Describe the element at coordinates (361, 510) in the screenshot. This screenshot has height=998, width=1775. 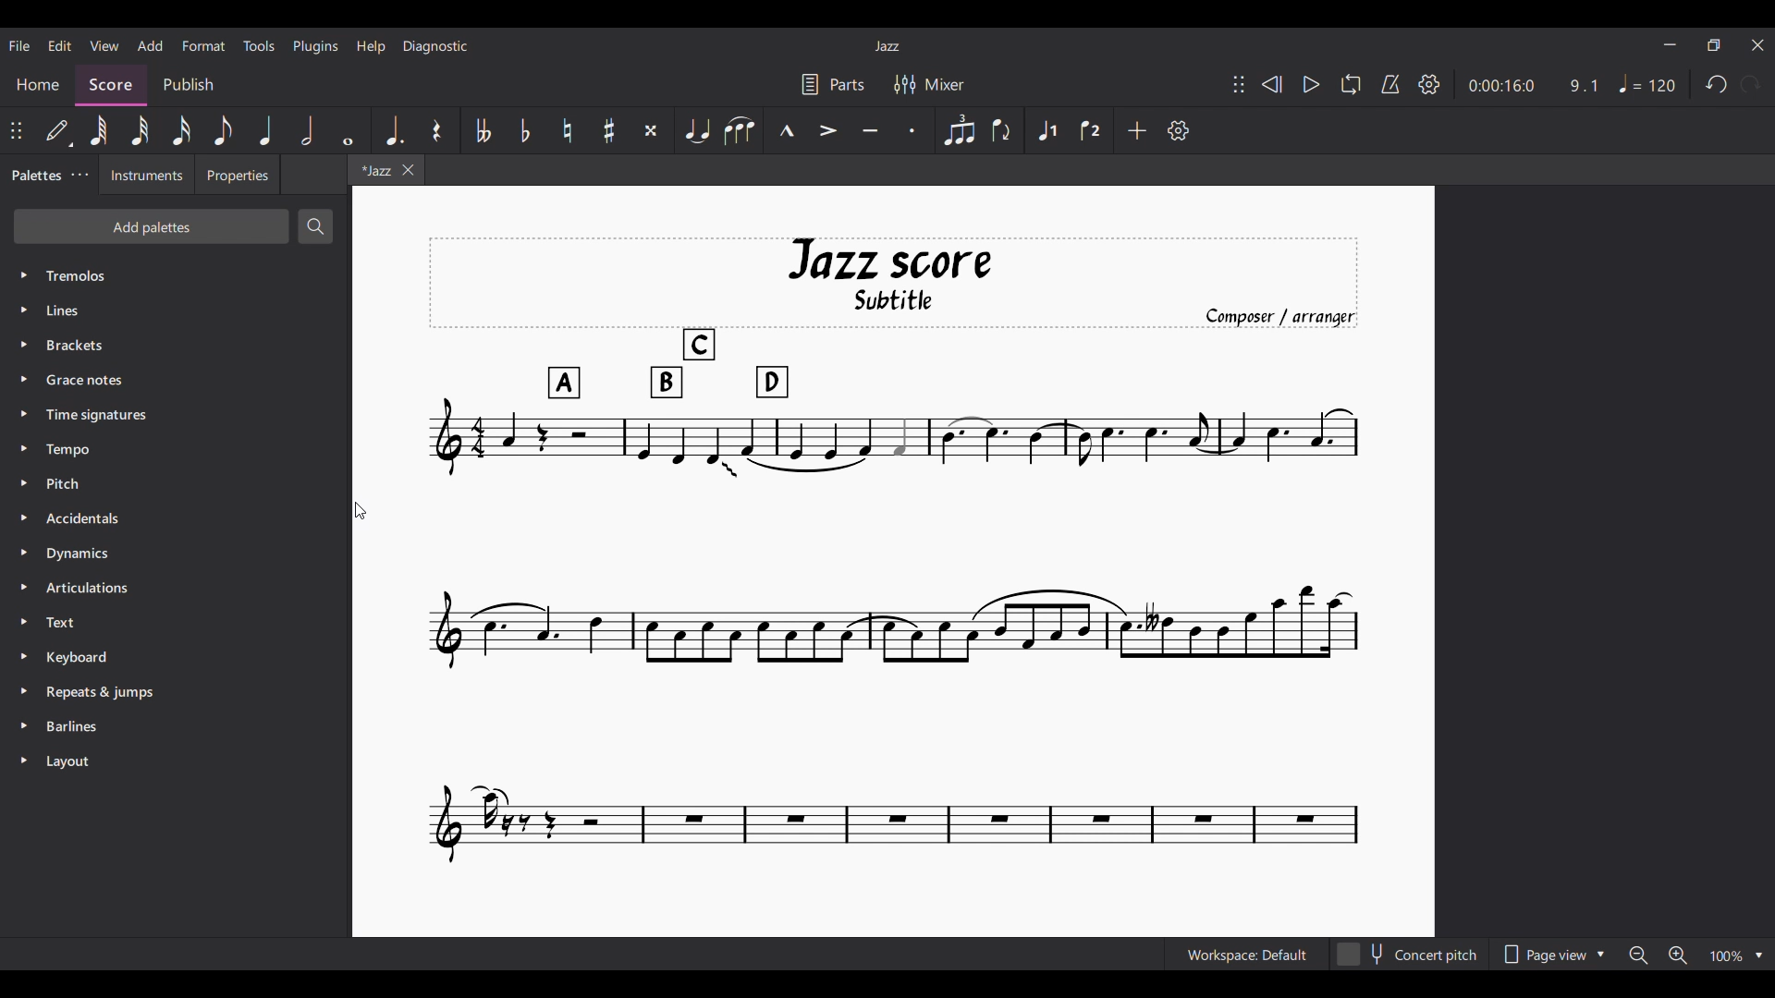
I see `Cursor position unchanged` at that location.